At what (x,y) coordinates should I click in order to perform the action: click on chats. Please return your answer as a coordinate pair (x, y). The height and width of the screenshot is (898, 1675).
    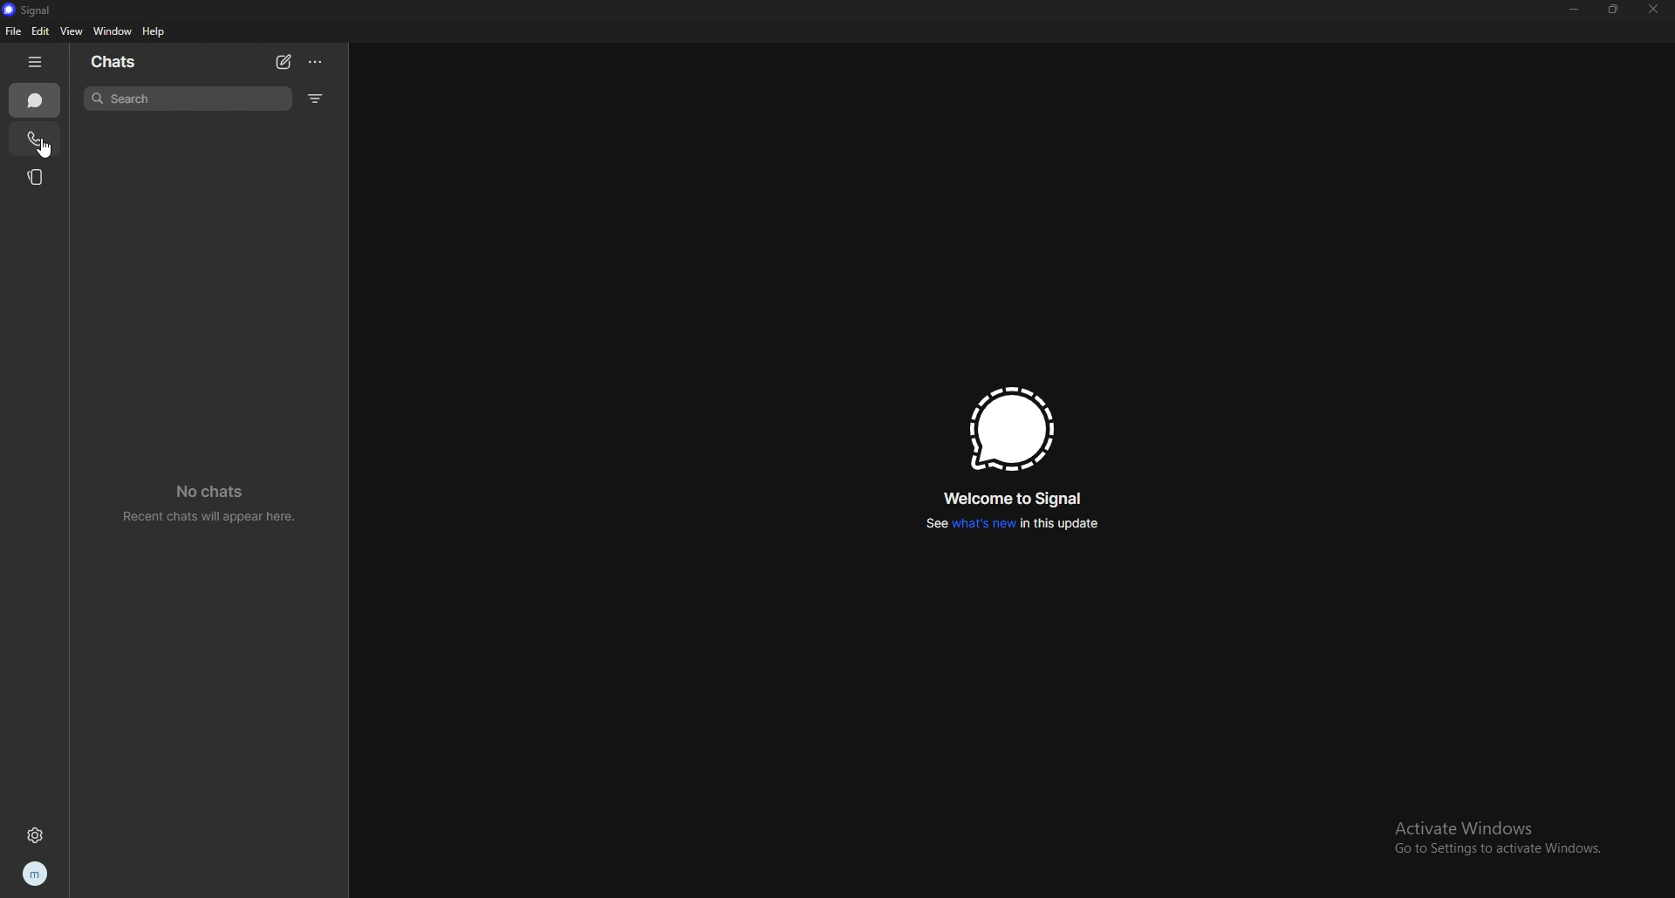
    Looking at the image, I should click on (124, 60).